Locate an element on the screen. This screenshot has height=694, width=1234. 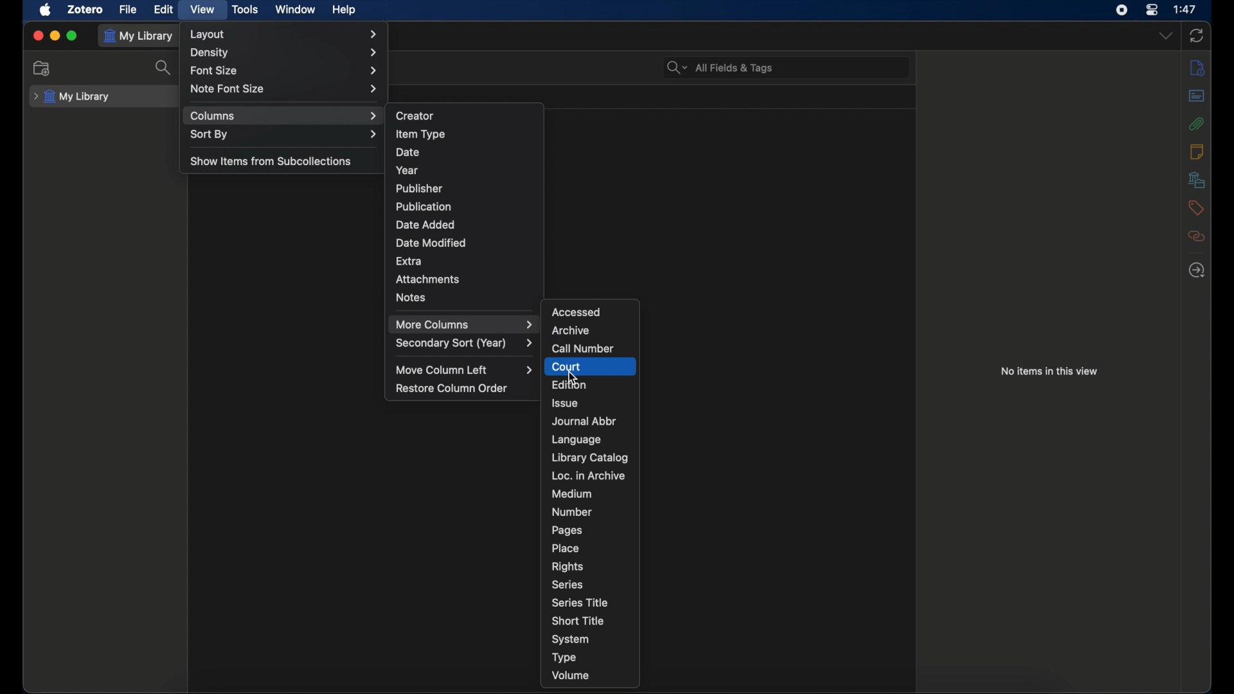
creator is located at coordinates (416, 116).